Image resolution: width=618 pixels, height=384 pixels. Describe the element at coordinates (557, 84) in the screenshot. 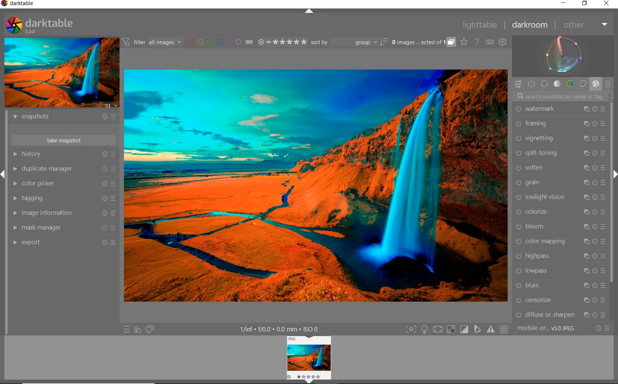

I see `tone` at that location.